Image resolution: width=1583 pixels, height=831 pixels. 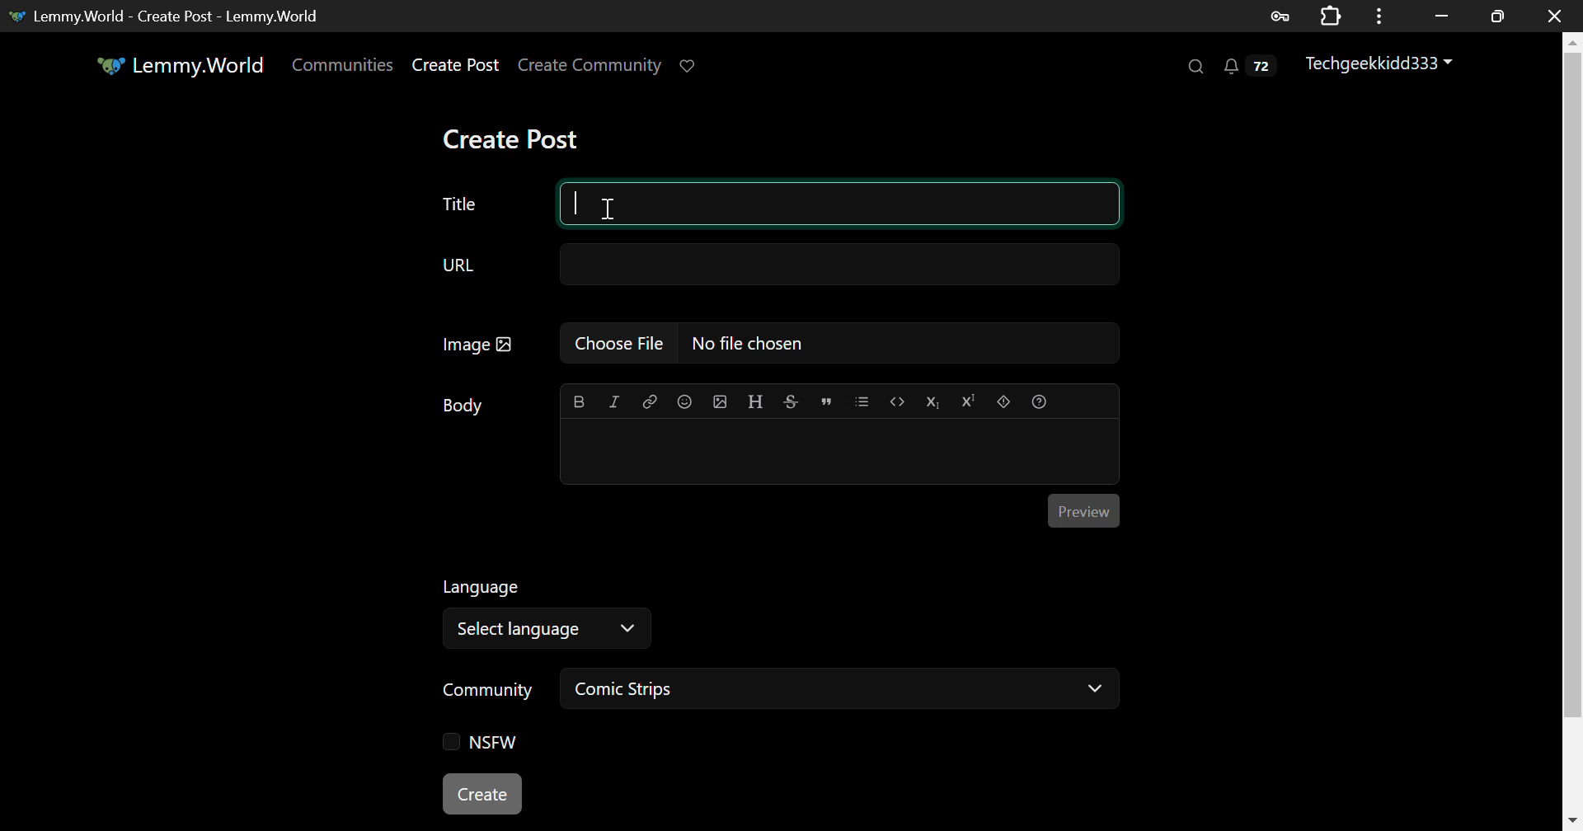 I want to click on Lemmy.World, so click(x=180, y=65).